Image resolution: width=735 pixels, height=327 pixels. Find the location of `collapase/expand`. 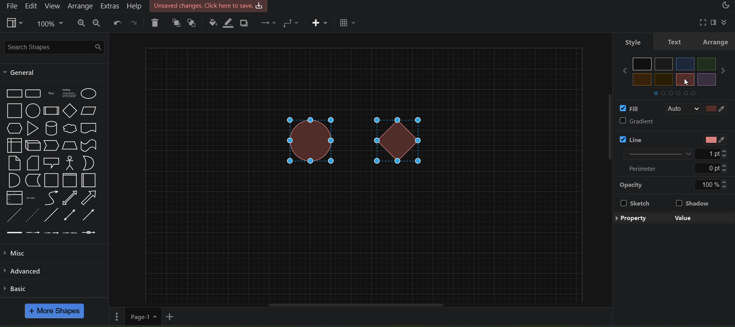

collapase/expand is located at coordinates (726, 21).